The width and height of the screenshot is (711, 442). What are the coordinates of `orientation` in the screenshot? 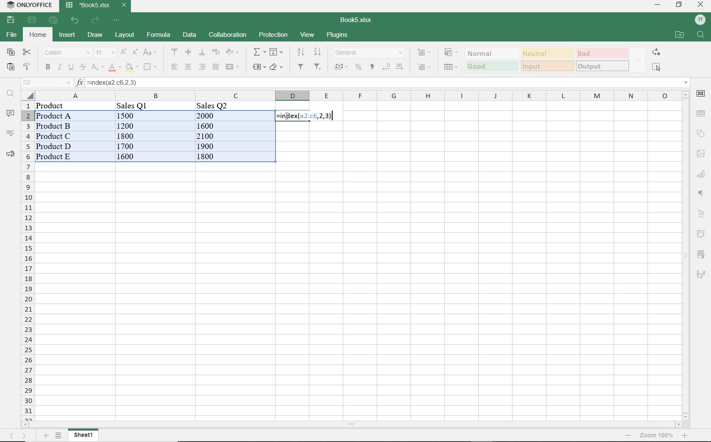 It's located at (231, 52).